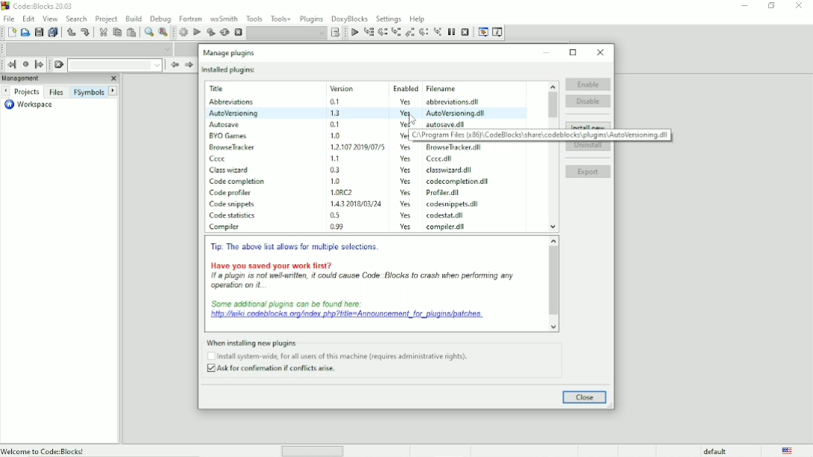  What do you see at coordinates (408, 182) in the screenshot?
I see `Yes` at bounding box center [408, 182].